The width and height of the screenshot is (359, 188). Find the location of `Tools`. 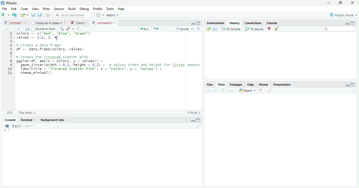

Tools is located at coordinates (110, 9).